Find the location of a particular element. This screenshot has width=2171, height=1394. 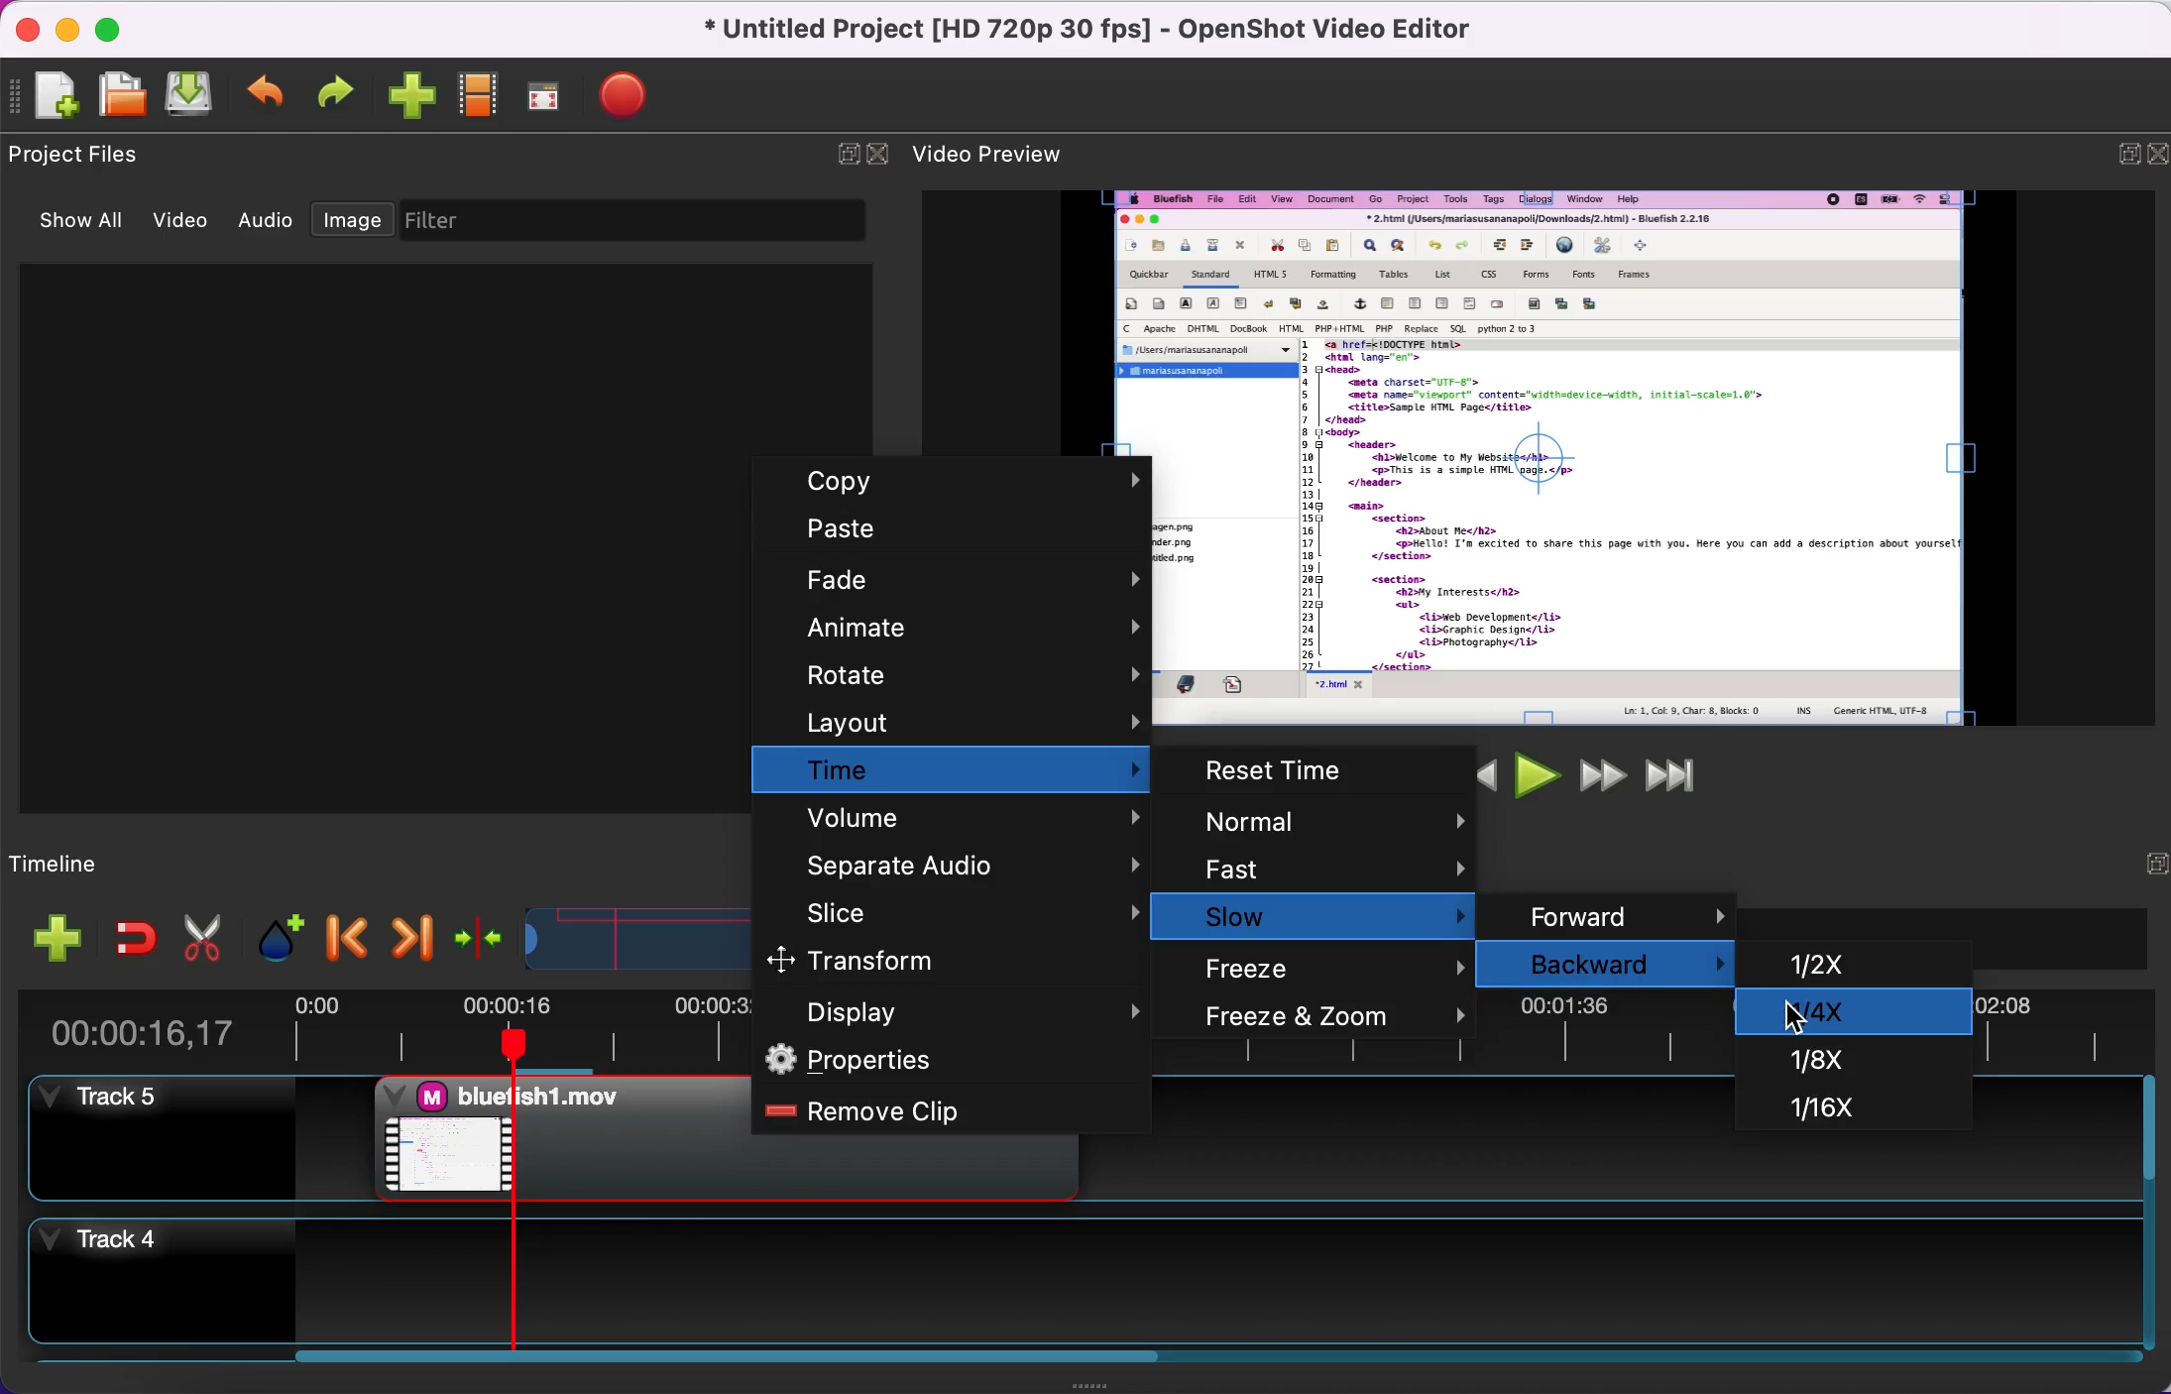

display is located at coordinates (951, 1009).